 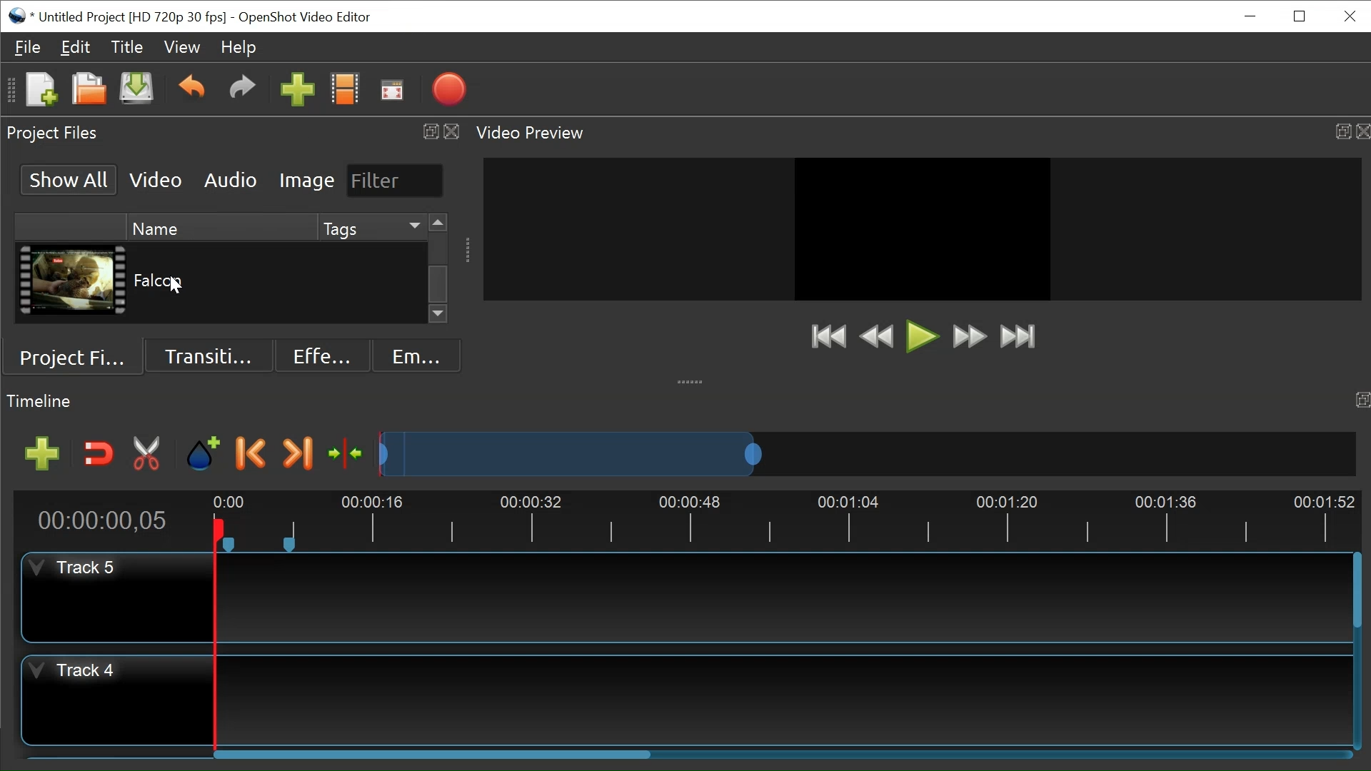 What do you see at coordinates (922, 228) in the screenshot?
I see `Preview Window` at bounding box center [922, 228].